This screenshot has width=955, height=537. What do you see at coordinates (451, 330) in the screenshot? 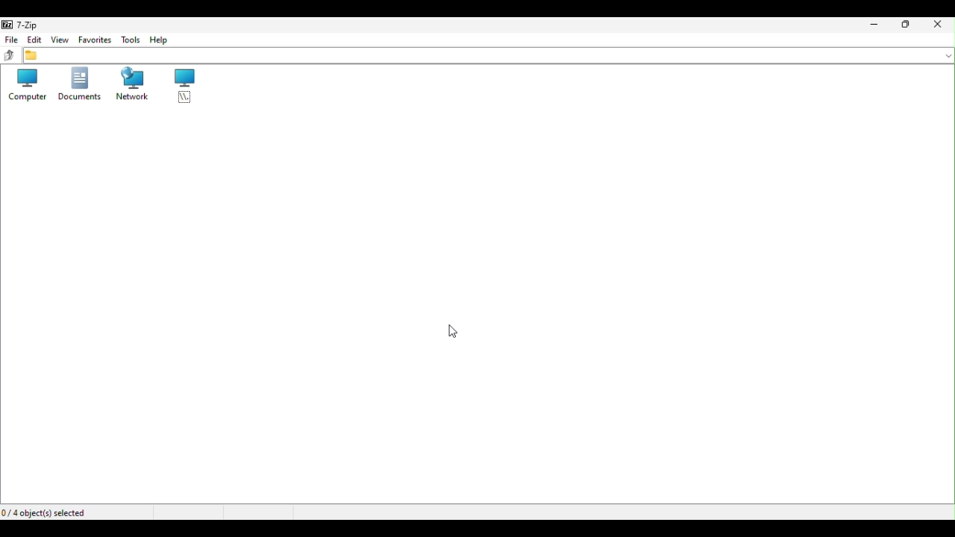
I see `cursor` at bounding box center [451, 330].